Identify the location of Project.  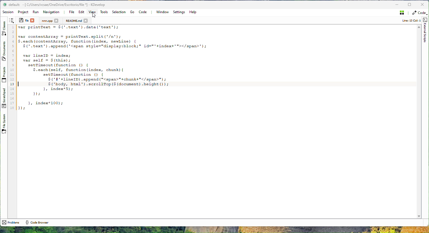
(47, 21).